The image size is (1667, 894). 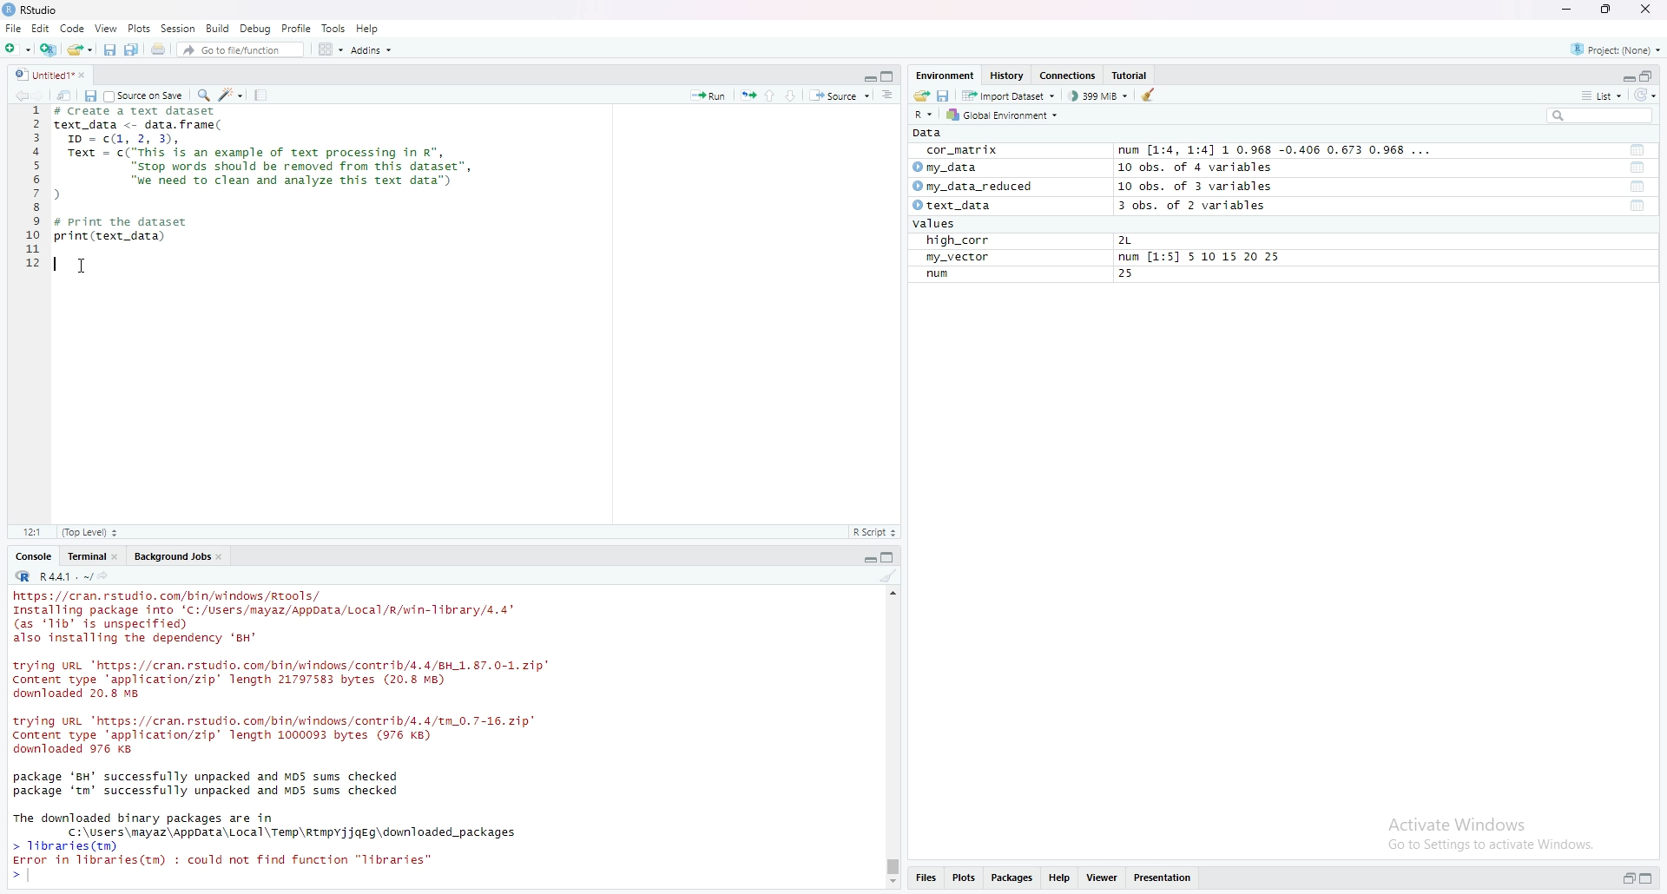 I want to click on console log, so click(x=303, y=736).